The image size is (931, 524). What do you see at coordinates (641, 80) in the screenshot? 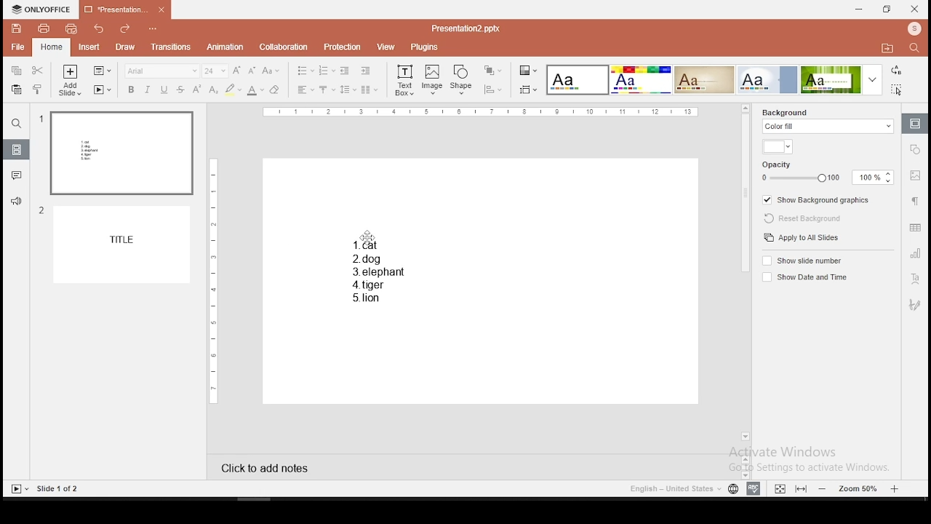
I see `theme` at bounding box center [641, 80].